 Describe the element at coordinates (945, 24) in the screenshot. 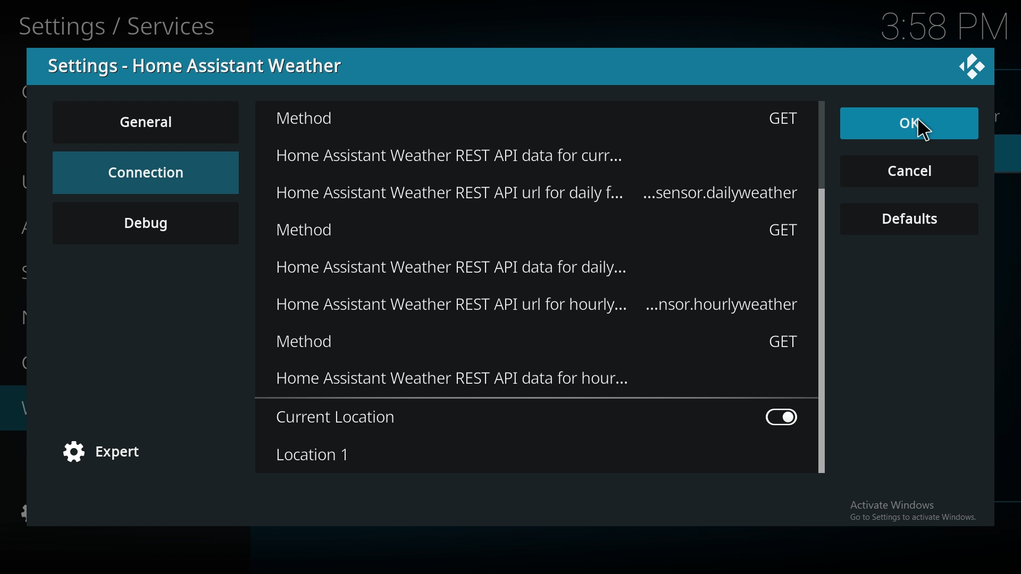

I see `Time` at that location.